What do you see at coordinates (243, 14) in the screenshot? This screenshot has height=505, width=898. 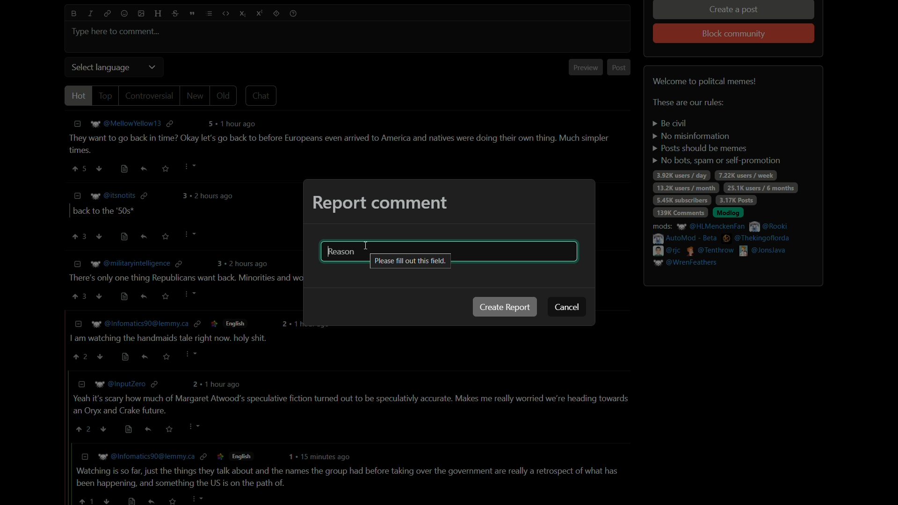 I see `subscript` at bounding box center [243, 14].